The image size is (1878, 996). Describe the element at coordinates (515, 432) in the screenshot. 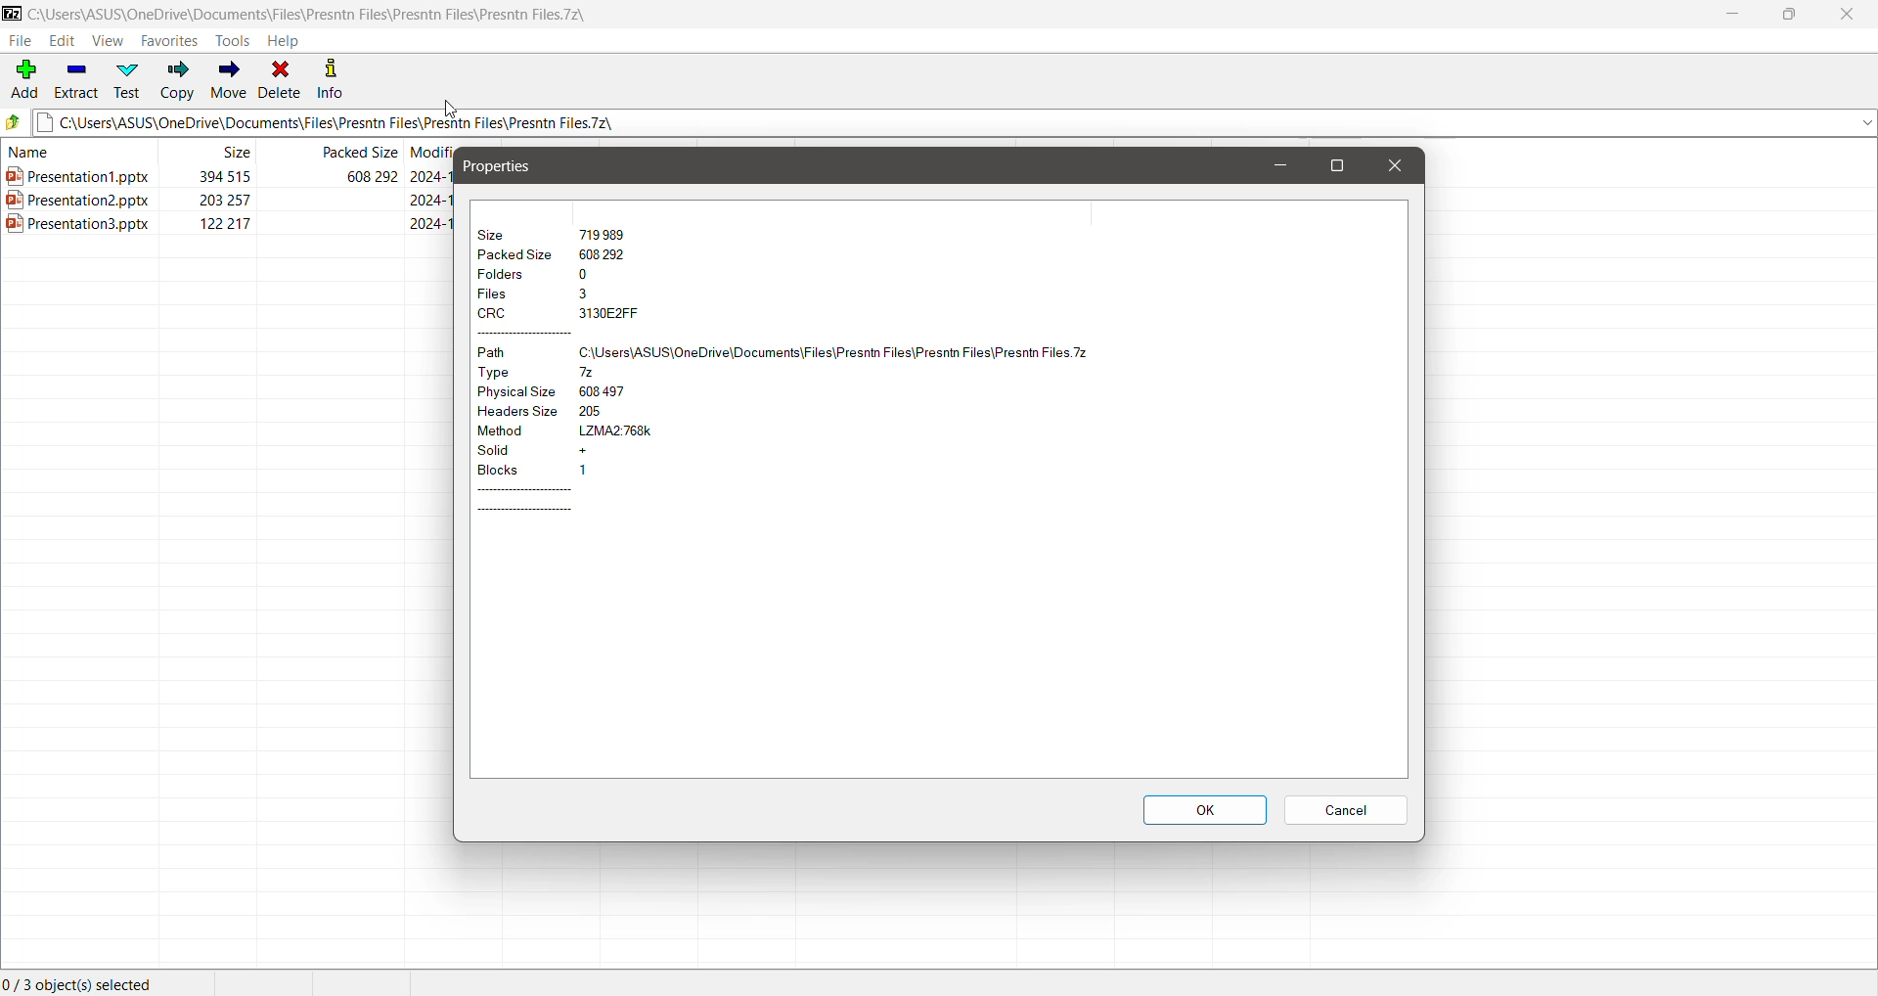

I see ` Method` at that location.